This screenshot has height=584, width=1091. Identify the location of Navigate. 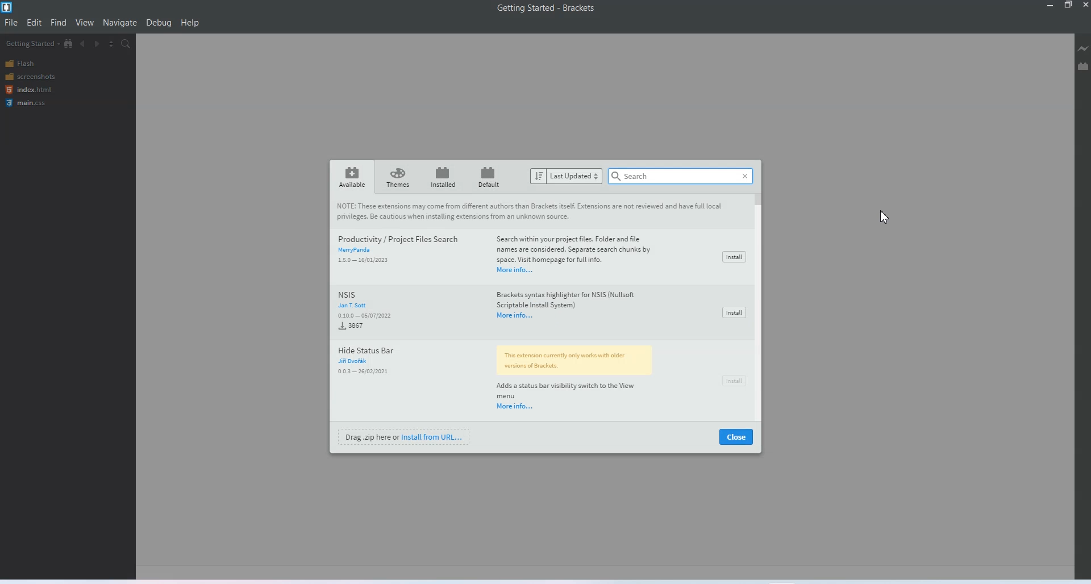
(120, 23).